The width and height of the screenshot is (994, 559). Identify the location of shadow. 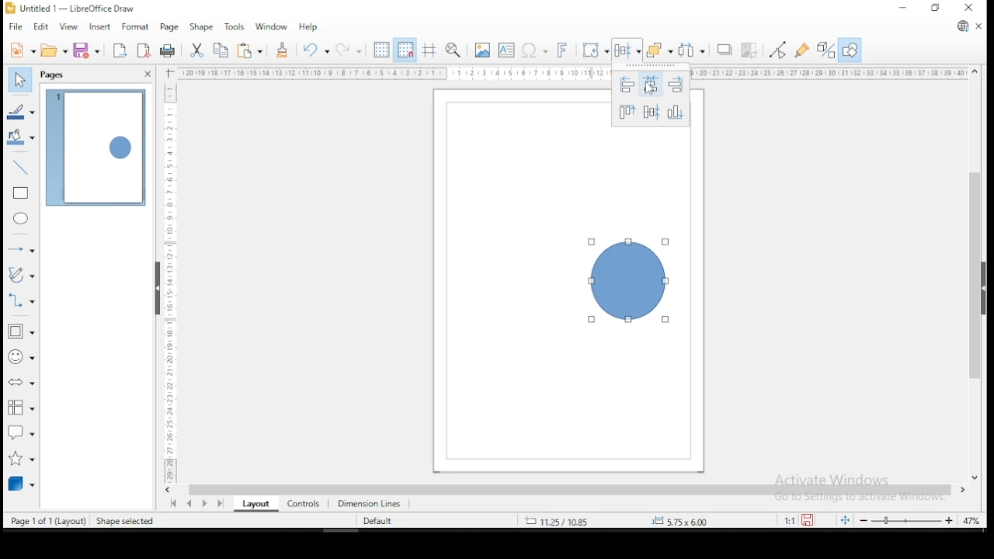
(725, 50).